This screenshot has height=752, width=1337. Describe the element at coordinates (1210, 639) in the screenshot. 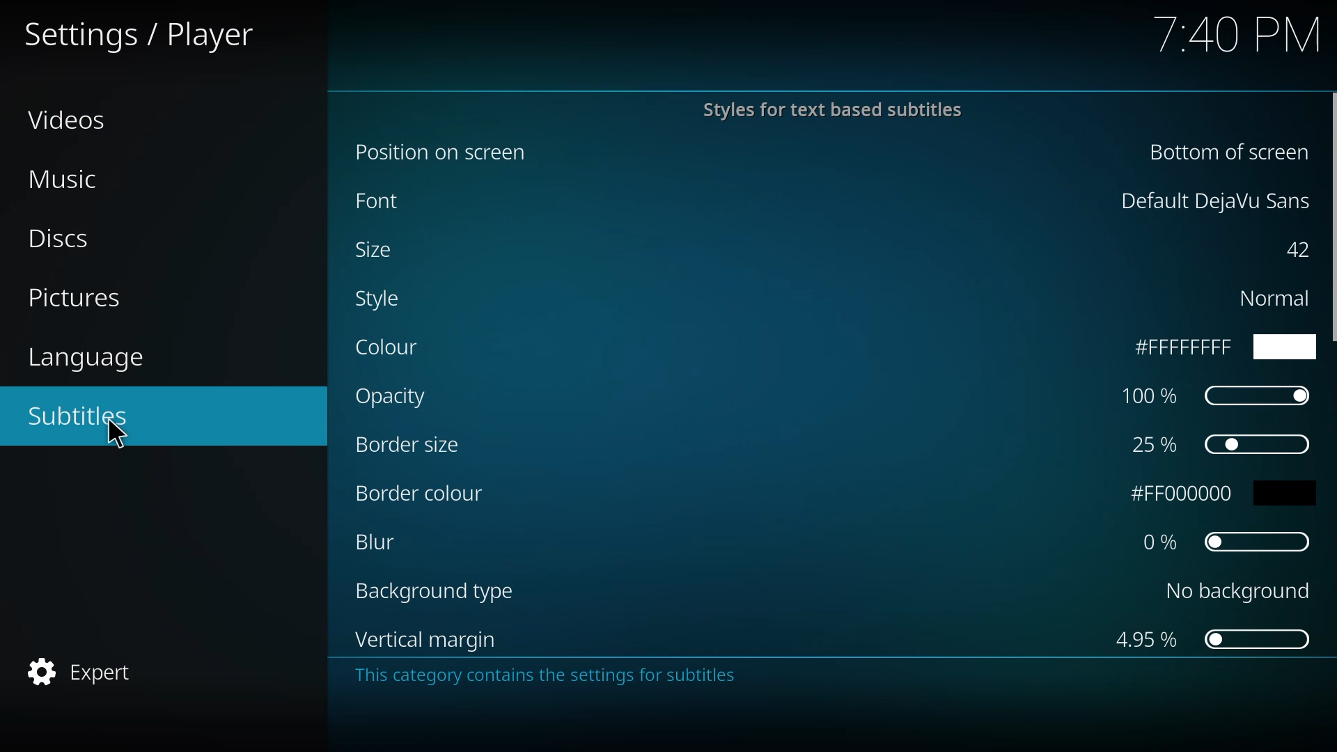

I see `4.95` at that location.